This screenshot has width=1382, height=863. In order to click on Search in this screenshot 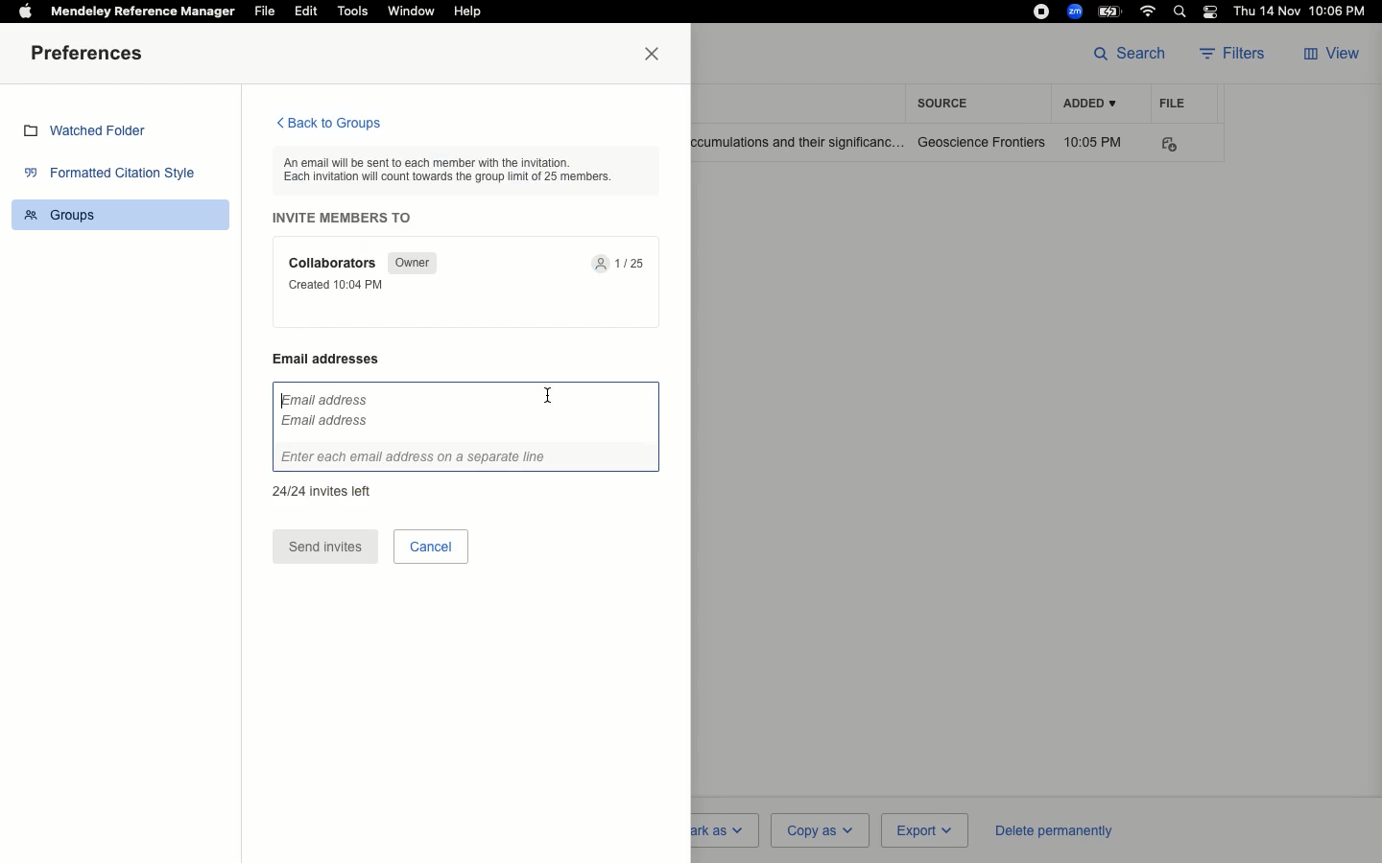, I will do `click(1130, 52)`.